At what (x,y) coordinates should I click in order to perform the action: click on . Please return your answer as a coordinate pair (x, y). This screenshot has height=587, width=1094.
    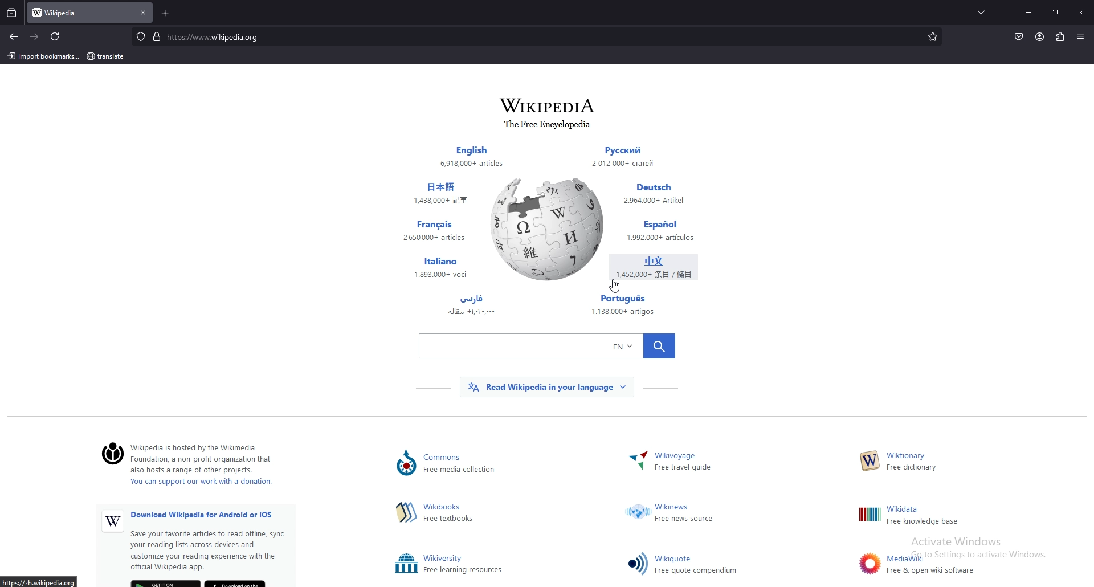
    Looking at the image, I should click on (933, 516).